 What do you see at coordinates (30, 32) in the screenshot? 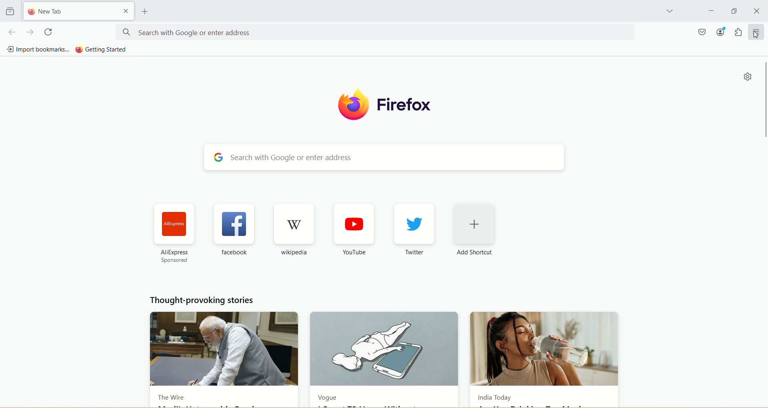
I see `go forward one page` at bounding box center [30, 32].